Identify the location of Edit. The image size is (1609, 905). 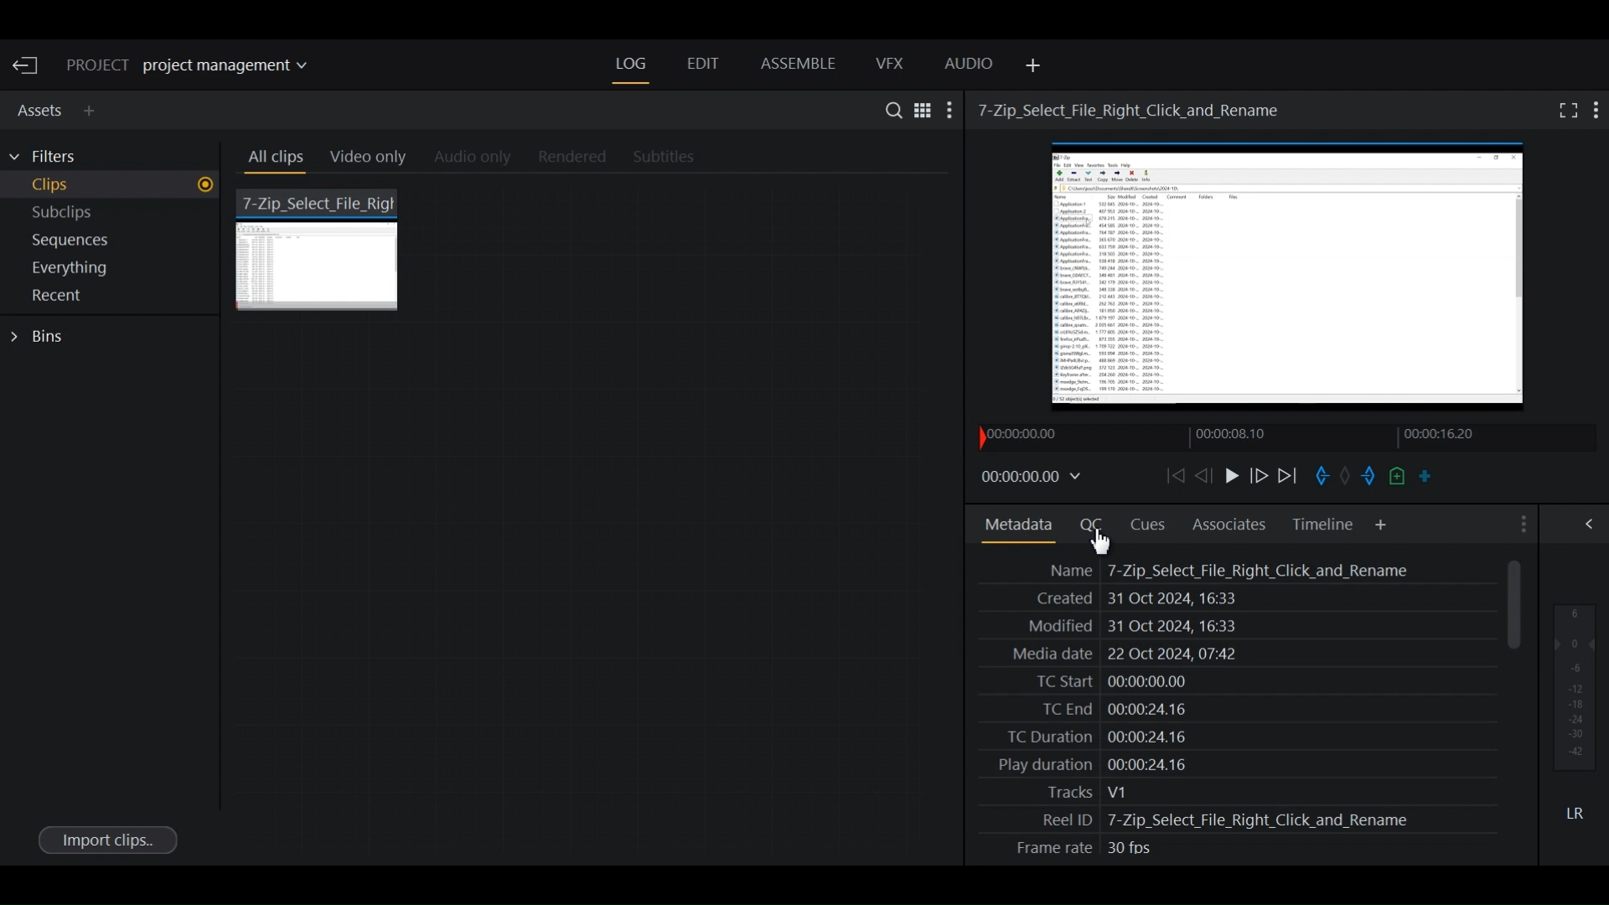
(701, 65).